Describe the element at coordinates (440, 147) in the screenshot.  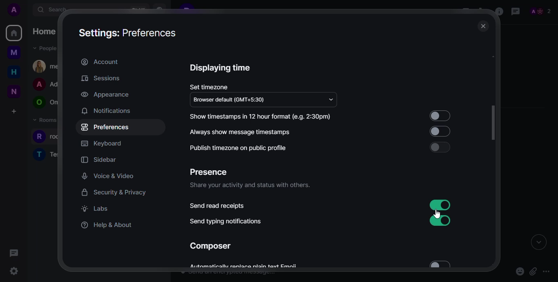
I see `select` at that location.